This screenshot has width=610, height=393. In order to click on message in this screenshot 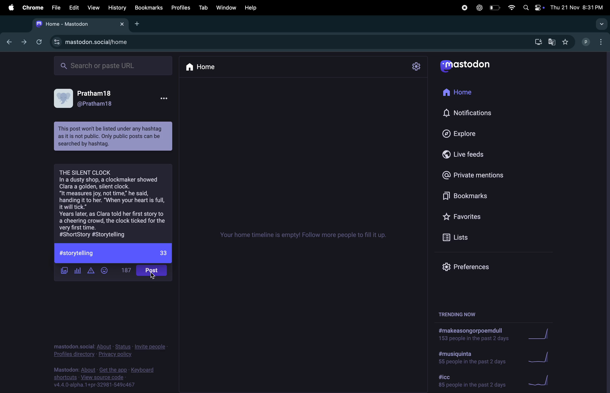, I will do `click(113, 137)`.